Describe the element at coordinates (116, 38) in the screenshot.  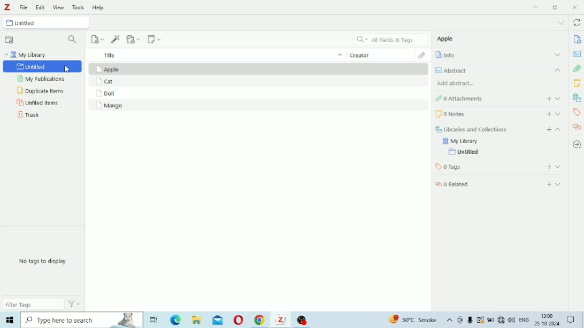
I see `Add Item (s) by Identifier` at that location.